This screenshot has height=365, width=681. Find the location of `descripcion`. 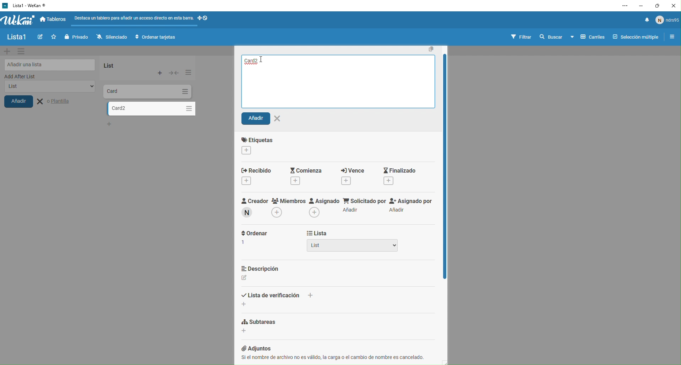

descripcion is located at coordinates (267, 271).